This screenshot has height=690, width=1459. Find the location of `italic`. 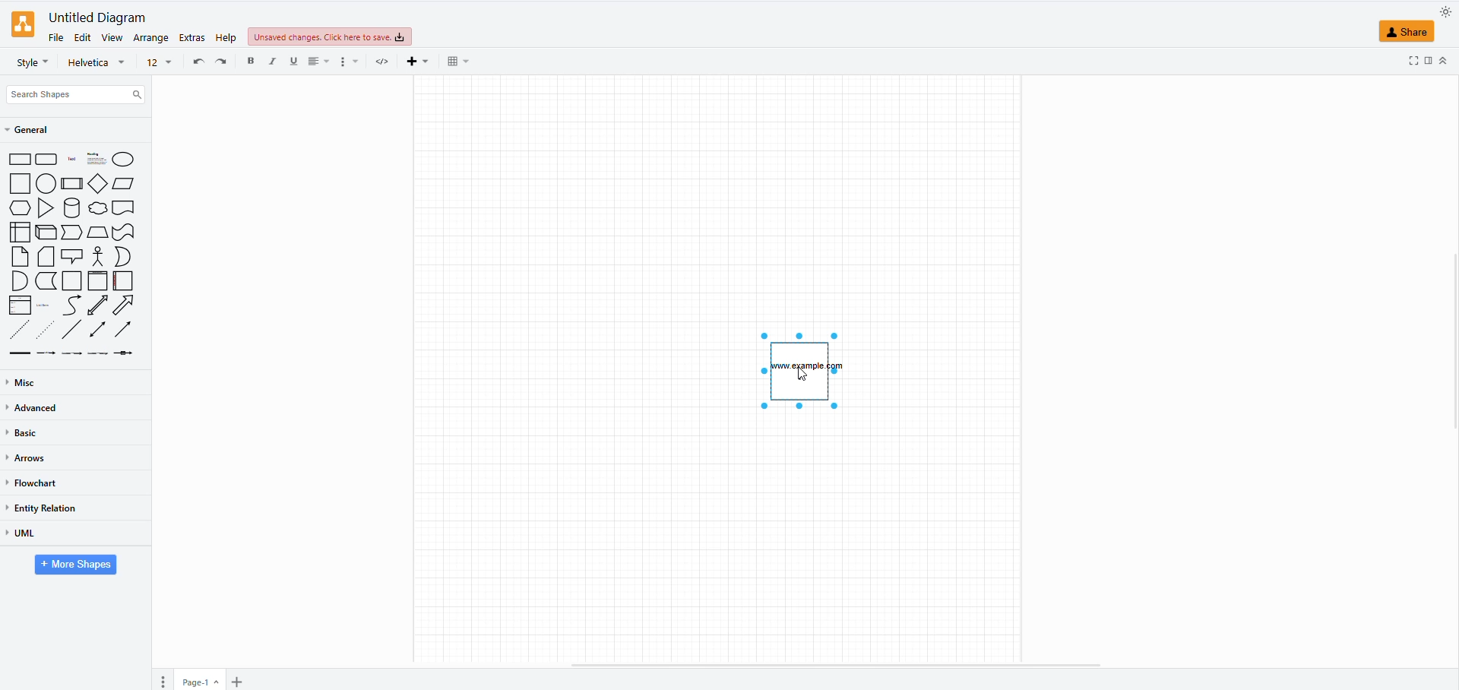

italic is located at coordinates (275, 61).